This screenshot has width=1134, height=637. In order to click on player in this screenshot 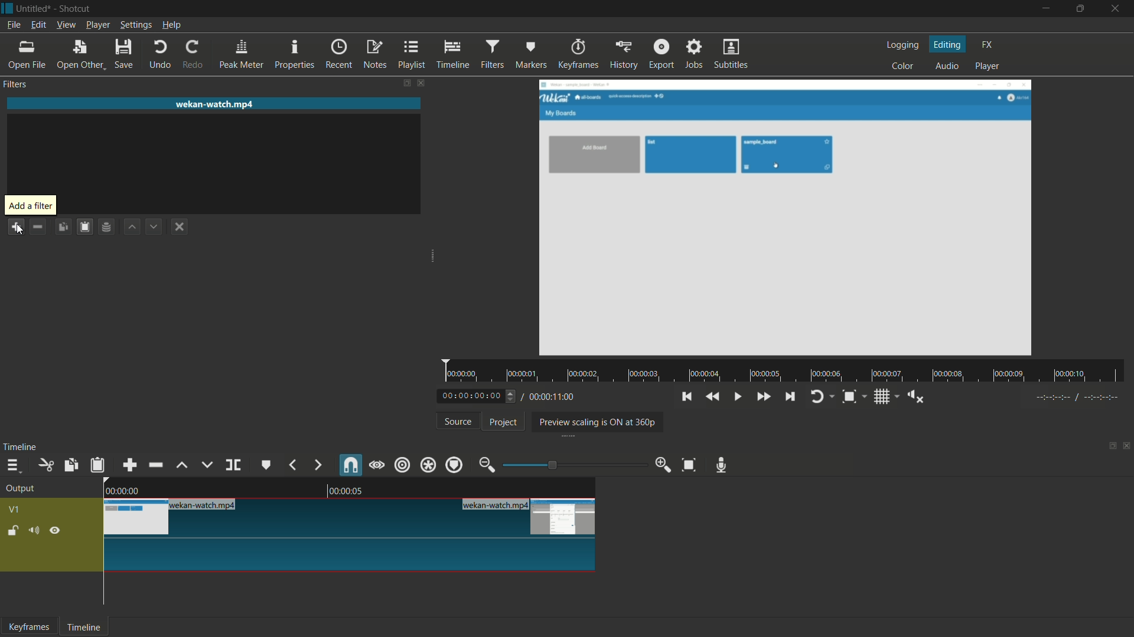, I will do `click(989, 66)`.